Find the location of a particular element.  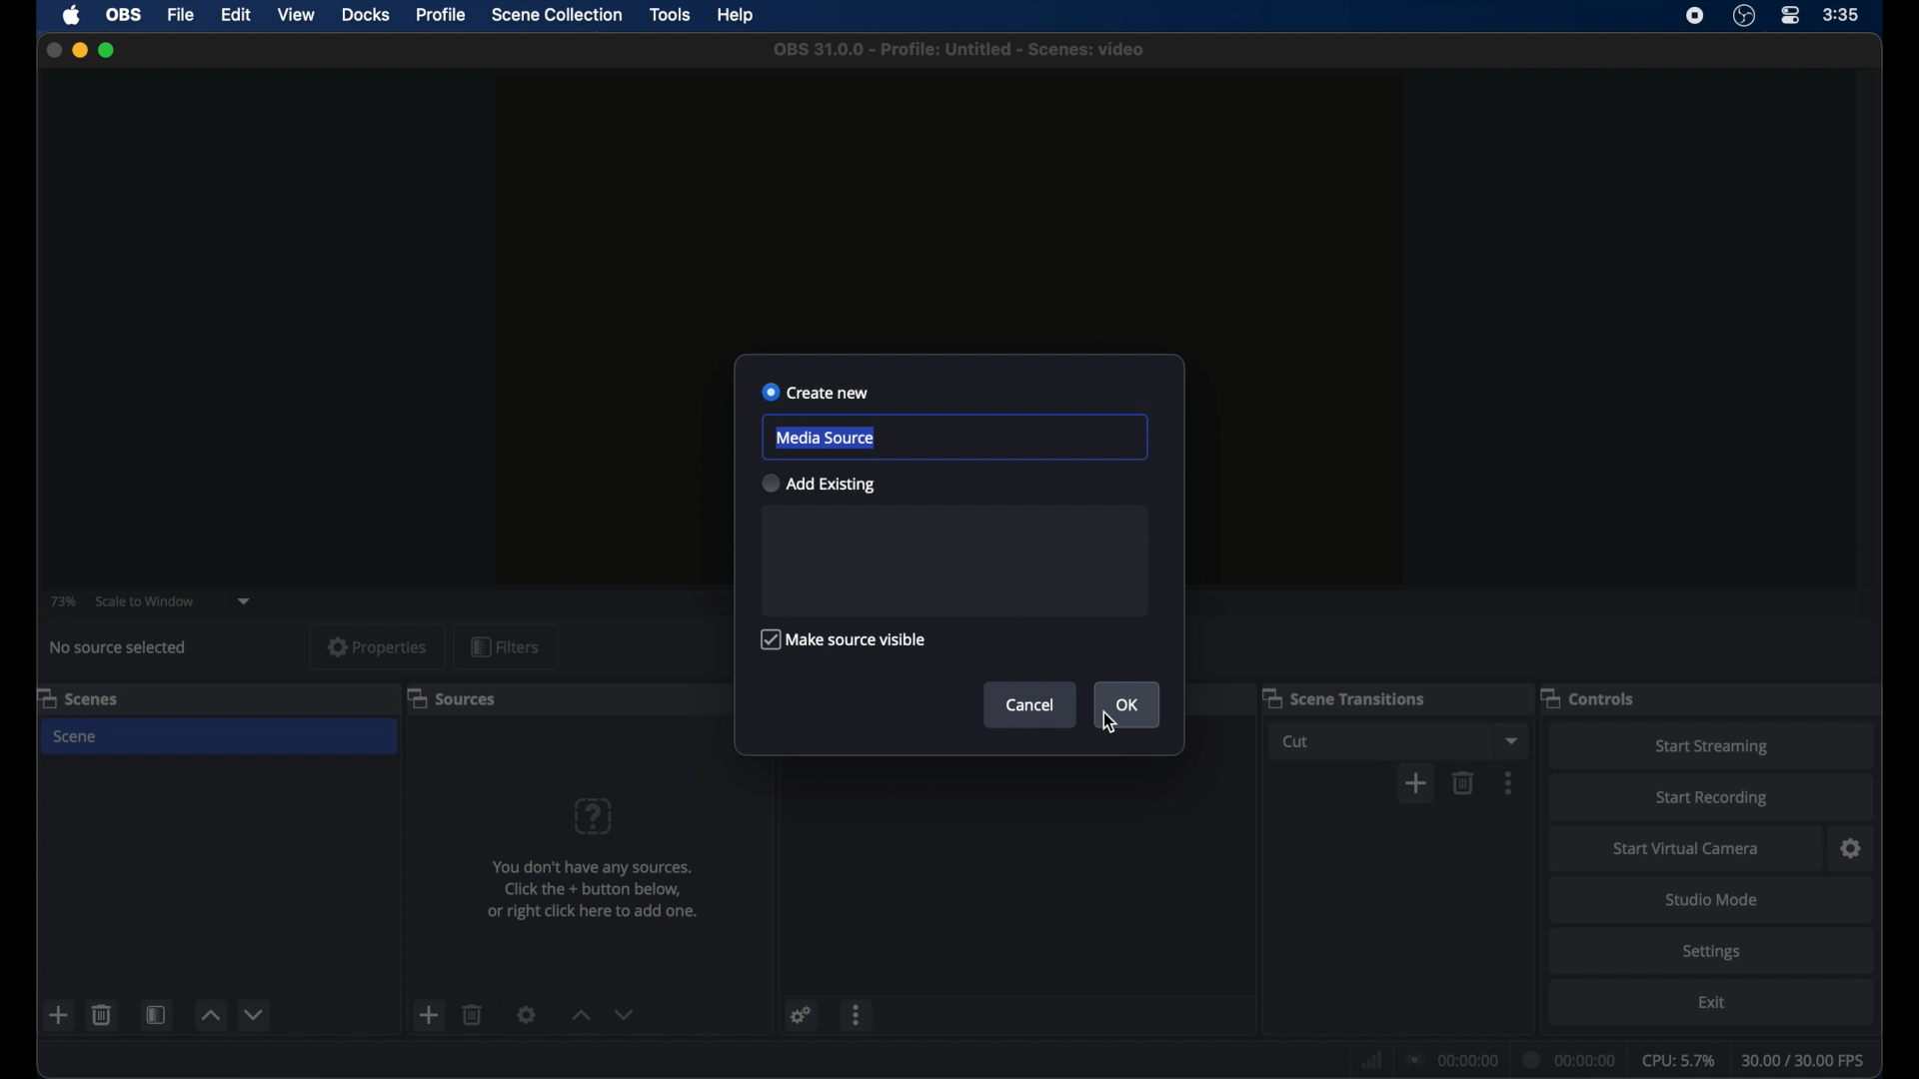

preview is located at coordinates (949, 198).